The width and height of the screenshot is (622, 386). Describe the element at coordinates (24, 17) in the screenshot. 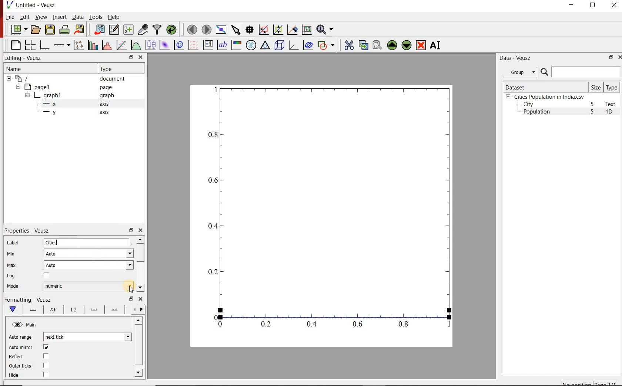

I see `Edit` at that location.